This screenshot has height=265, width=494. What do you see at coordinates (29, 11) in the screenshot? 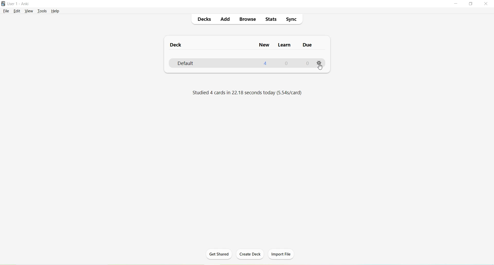
I see `View` at bounding box center [29, 11].